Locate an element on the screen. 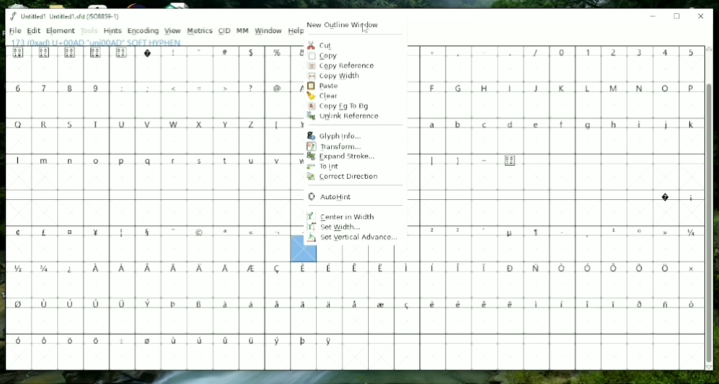  New Outline Window is located at coordinates (345, 23).